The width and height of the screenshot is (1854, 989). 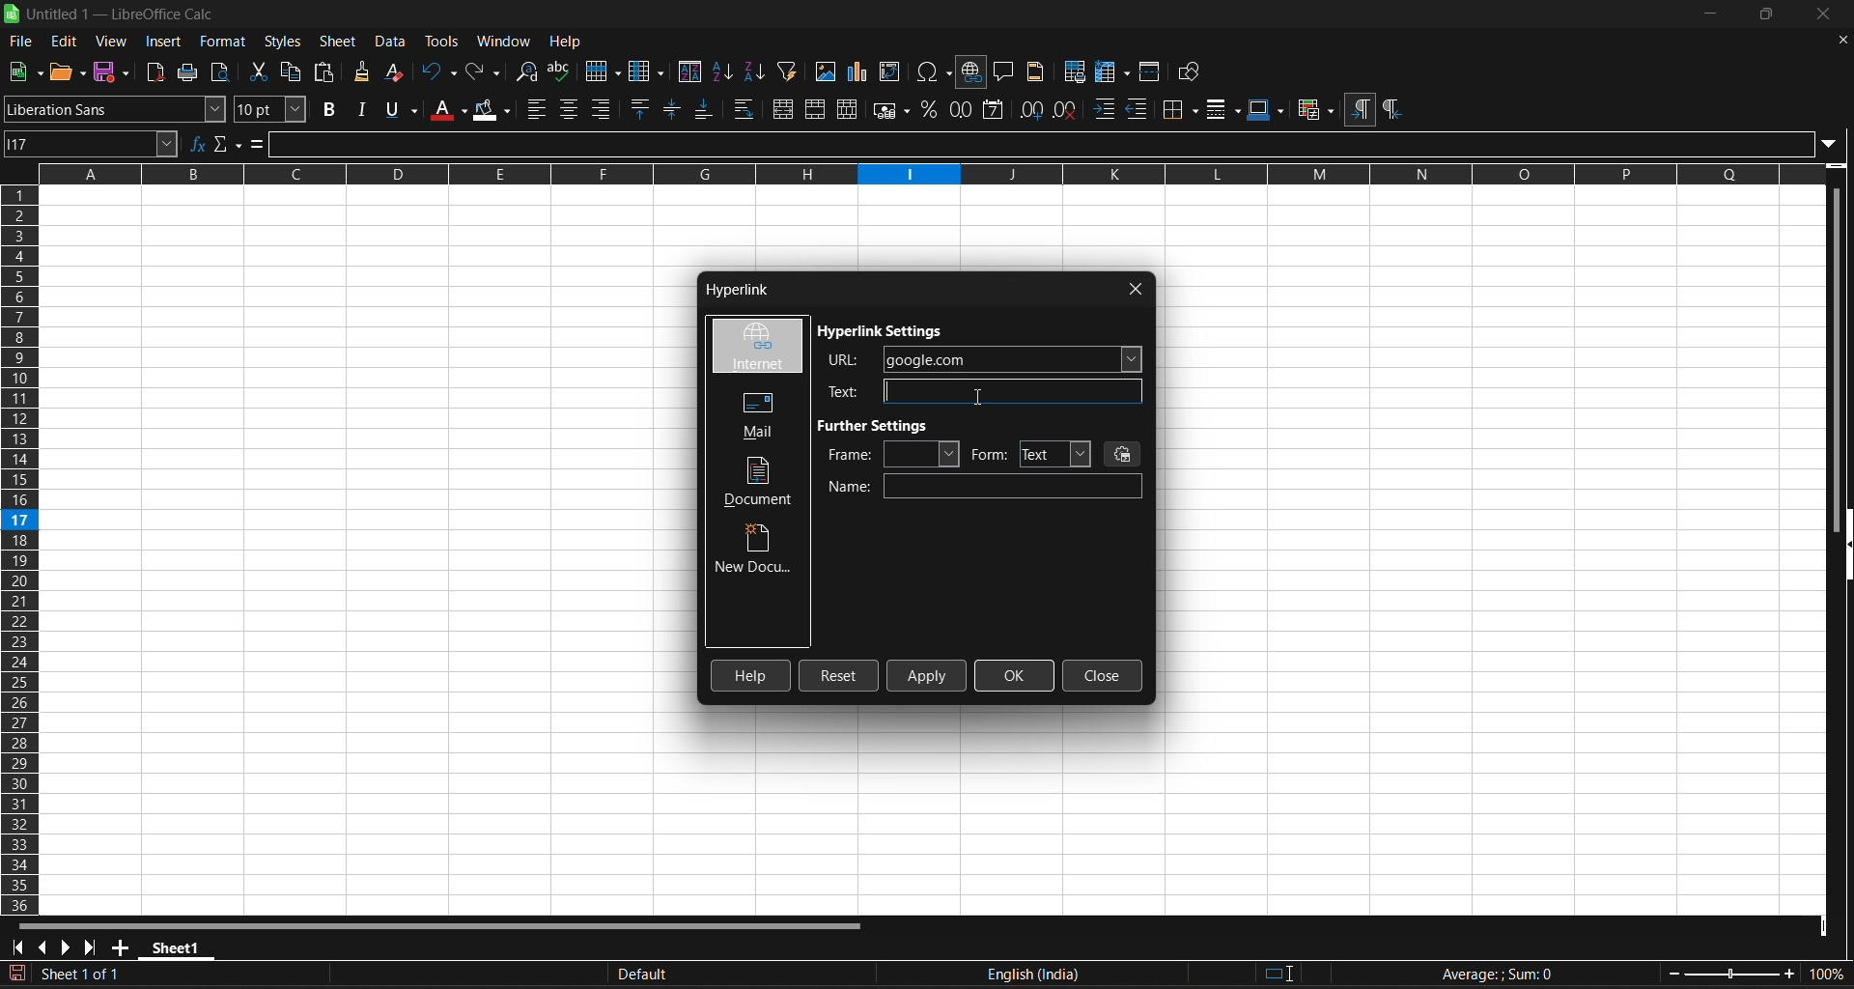 What do you see at coordinates (258, 71) in the screenshot?
I see `cut` at bounding box center [258, 71].